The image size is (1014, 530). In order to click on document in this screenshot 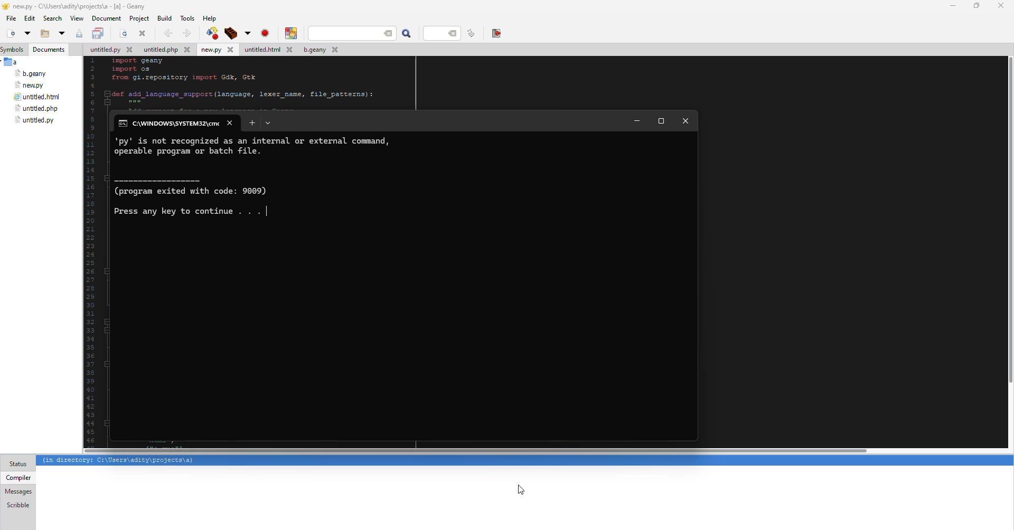, I will do `click(49, 50)`.